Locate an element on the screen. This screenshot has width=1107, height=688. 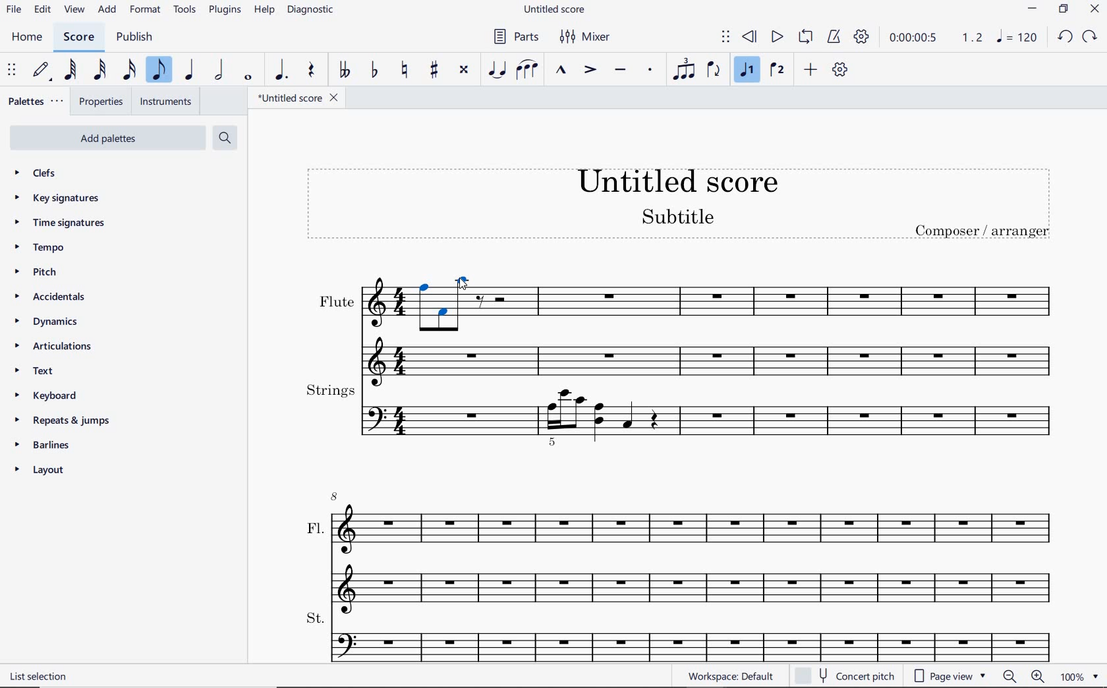
home is located at coordinates (30, 38).